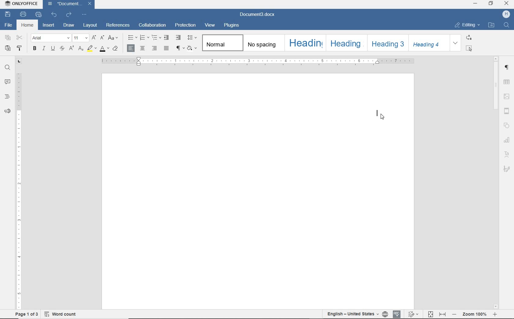  Describe the element at coordinates (192, 37) in the screenshot. I see `PARAGRAPH LINE SPACING` at that location.